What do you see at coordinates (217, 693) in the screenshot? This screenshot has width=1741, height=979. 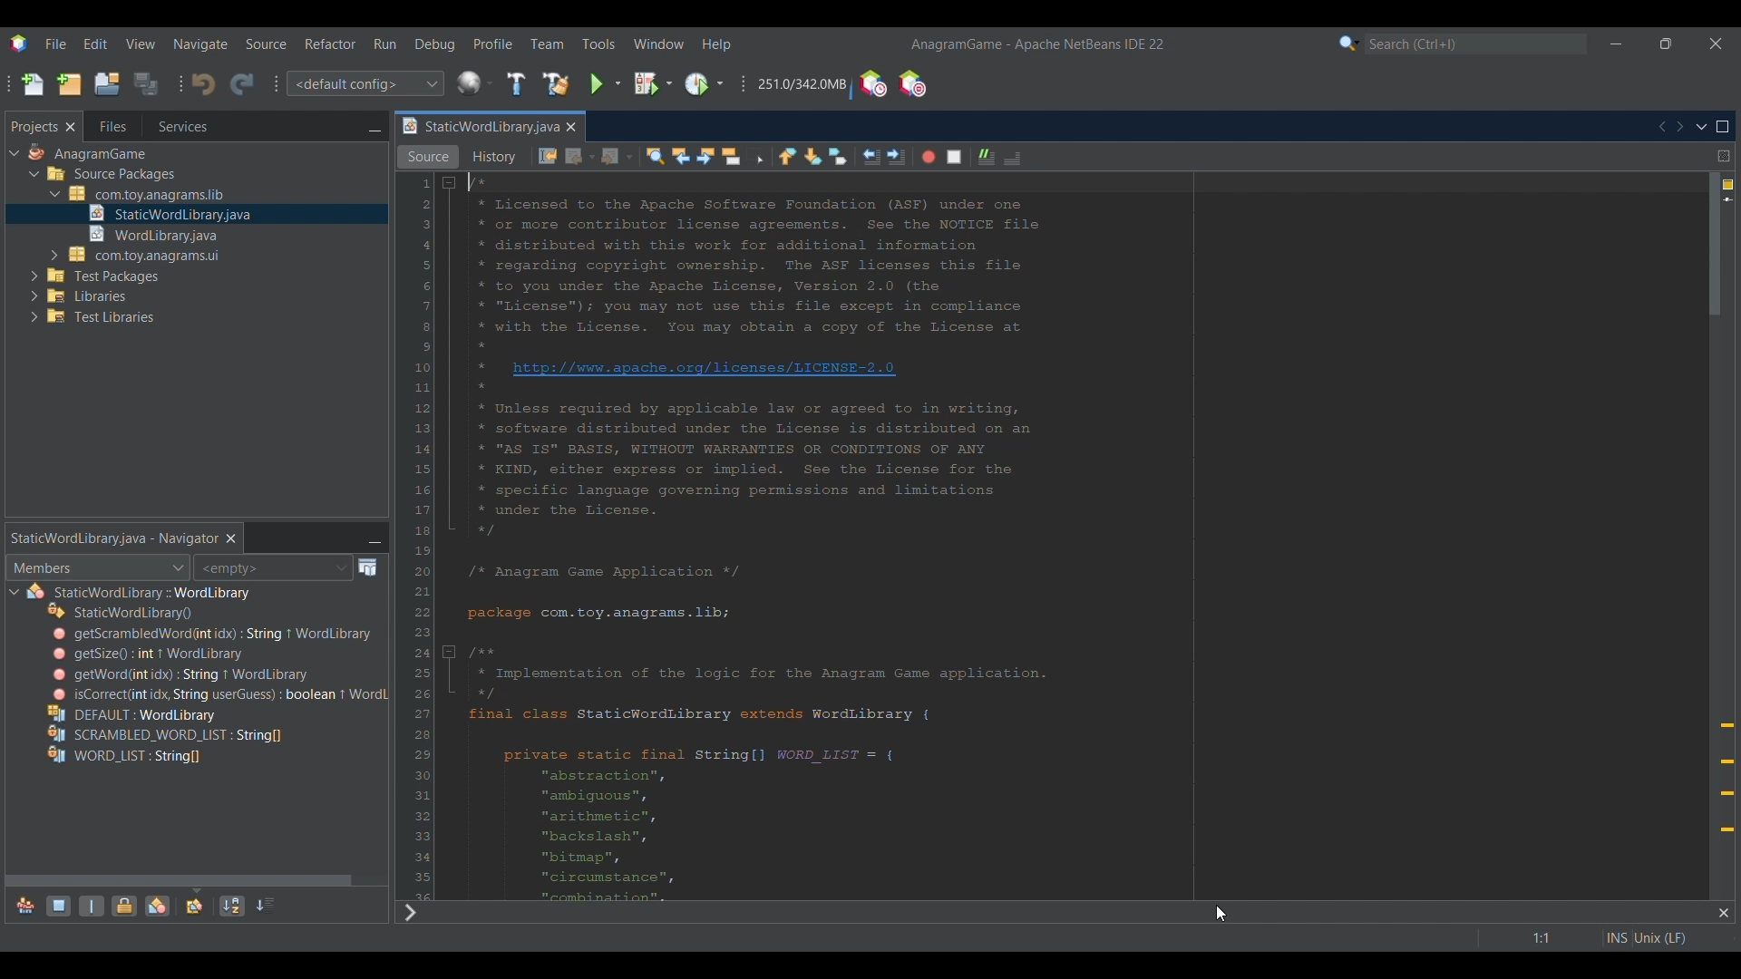 I see `` at bounding box center [217, 693].